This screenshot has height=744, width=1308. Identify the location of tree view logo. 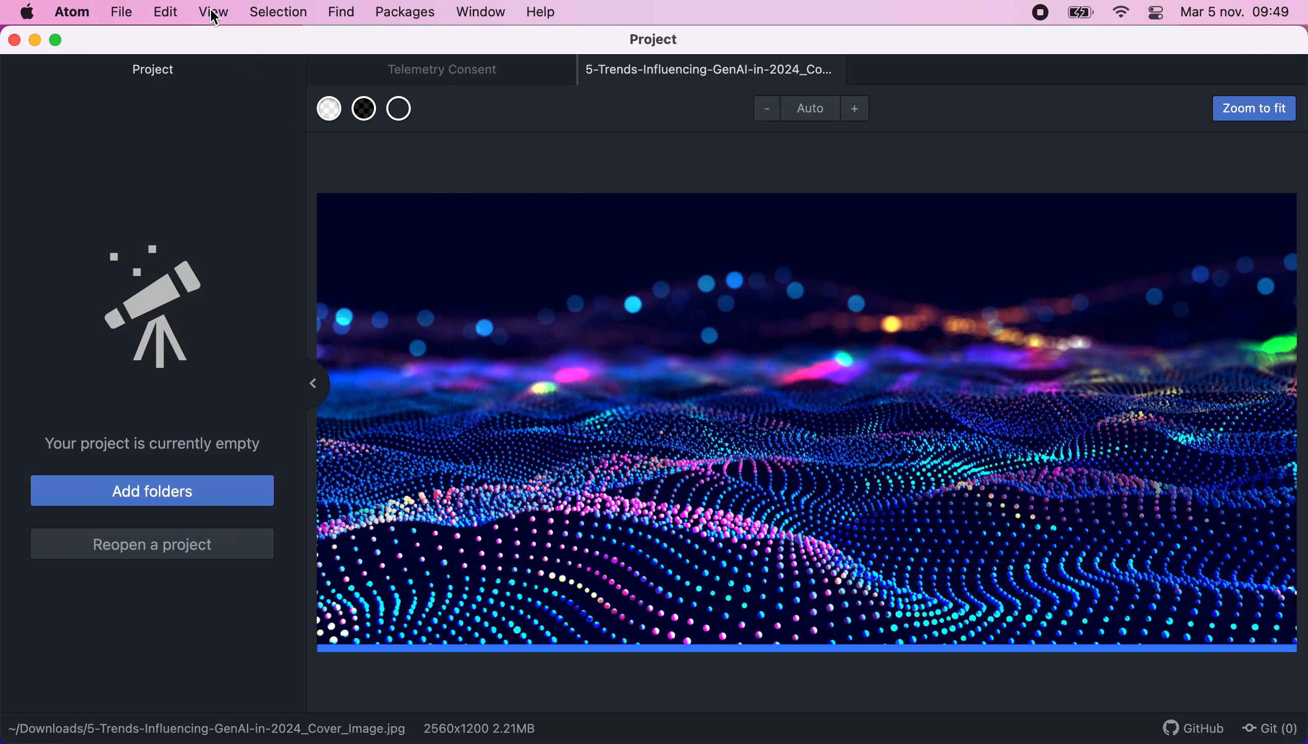
(150, 304).